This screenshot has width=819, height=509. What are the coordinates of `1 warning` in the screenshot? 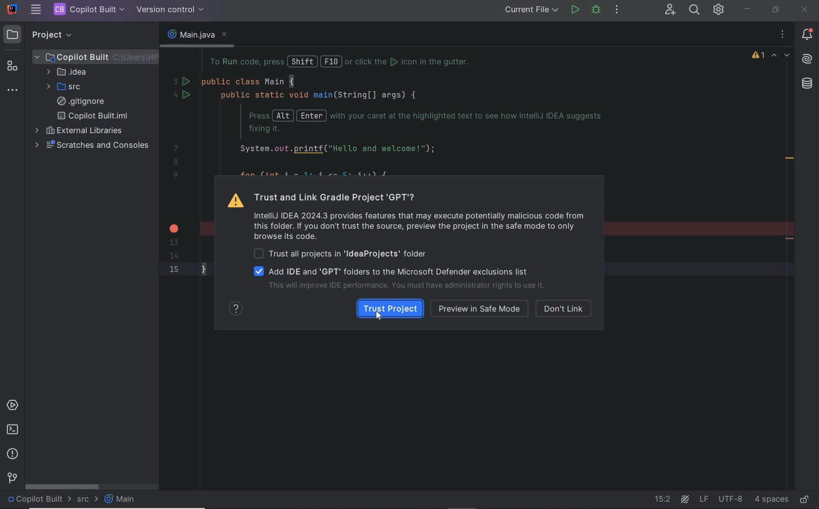 It's located at (759, 57).